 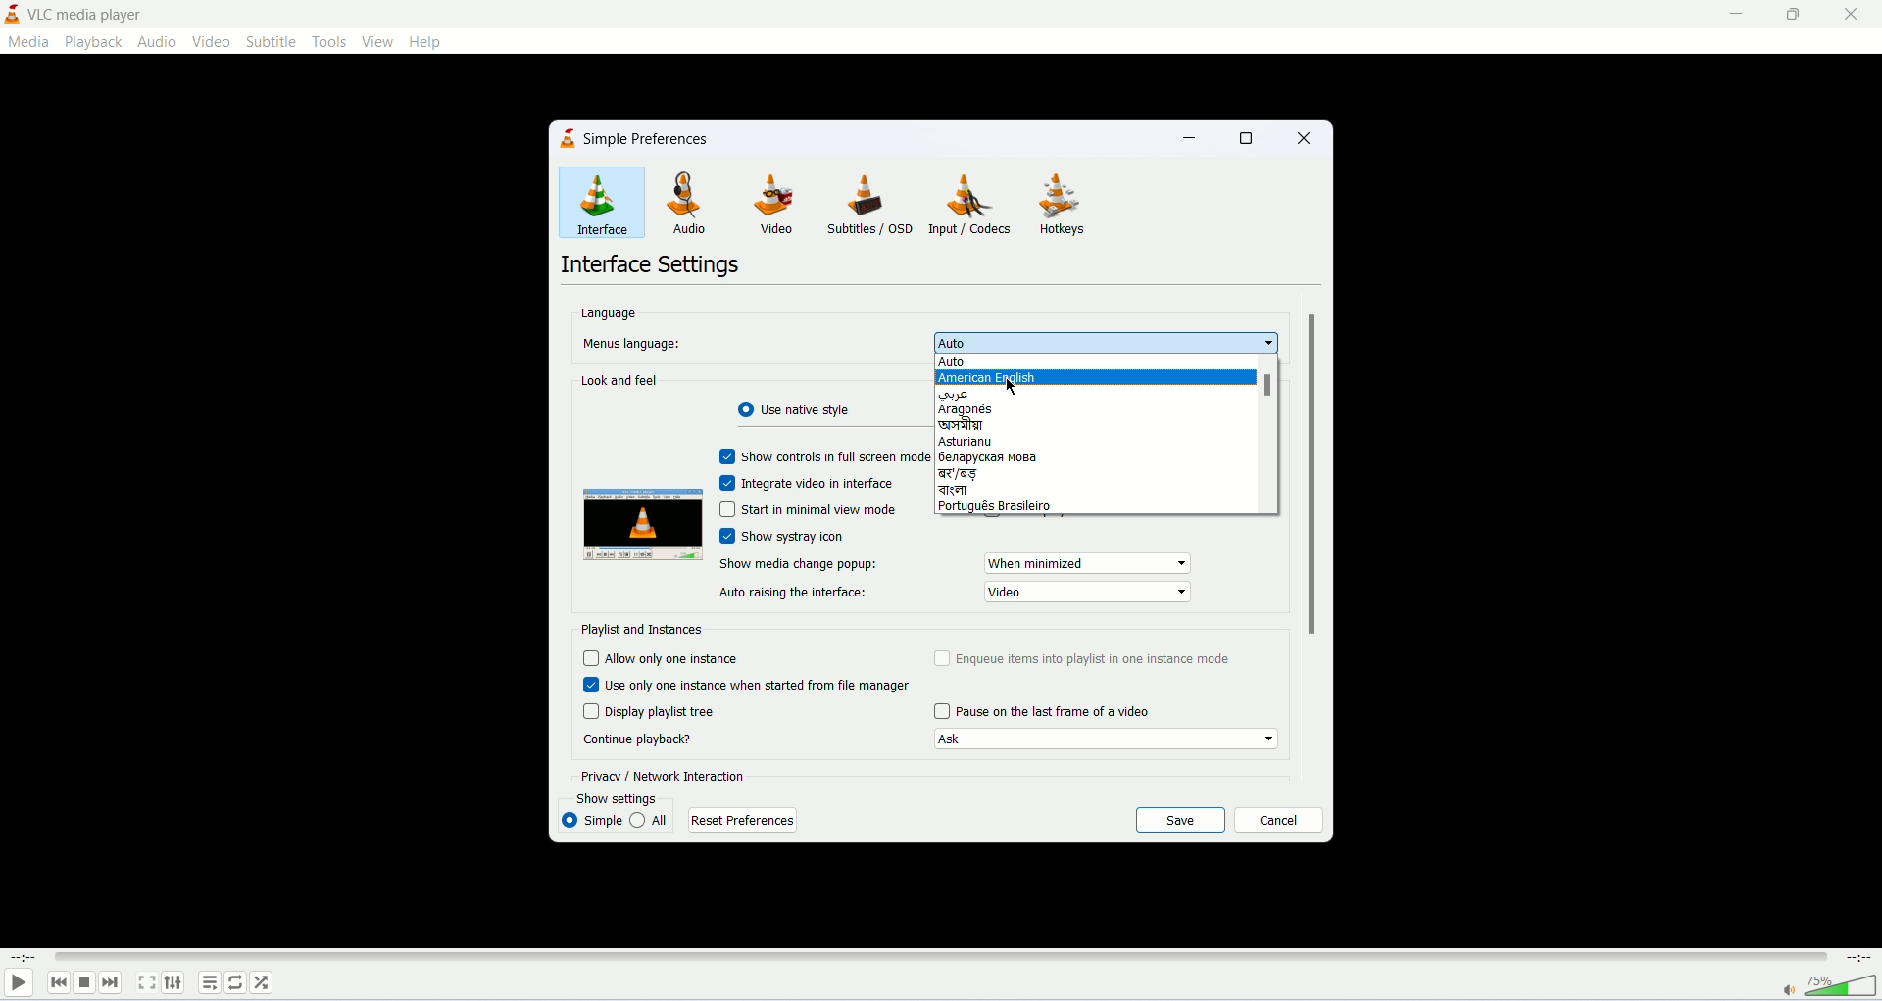 What do you see at coordinates (995, 395) in the screenshot?
I see `arabic` at bounding box center [995, 395].